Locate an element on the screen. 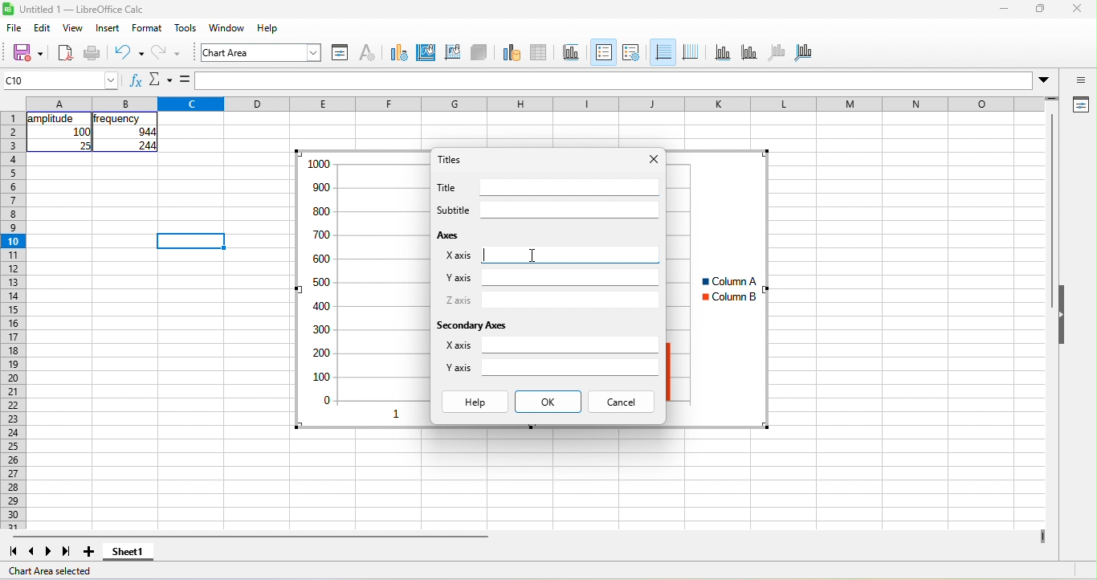  first sheet is located at coordinates (13, 552).